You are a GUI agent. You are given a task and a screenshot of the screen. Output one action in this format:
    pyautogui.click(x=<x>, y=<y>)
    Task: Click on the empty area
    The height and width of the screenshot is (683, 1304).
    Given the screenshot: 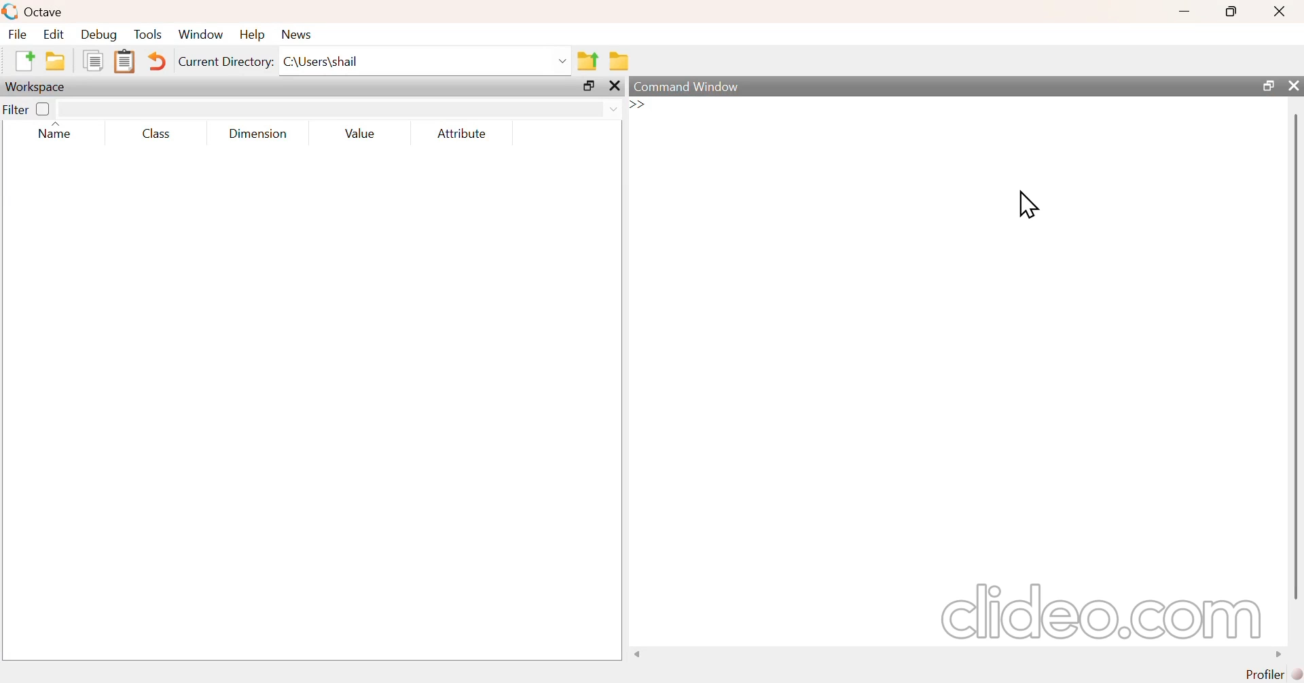 What is the action you would take?
    pyautogui.click(x=303, y=407)
    